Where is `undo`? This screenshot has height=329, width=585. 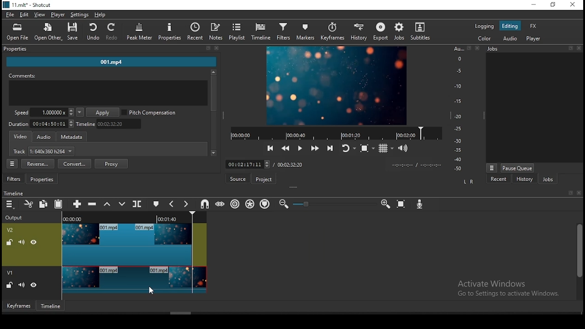
undo is located at coordinates (93, 32).